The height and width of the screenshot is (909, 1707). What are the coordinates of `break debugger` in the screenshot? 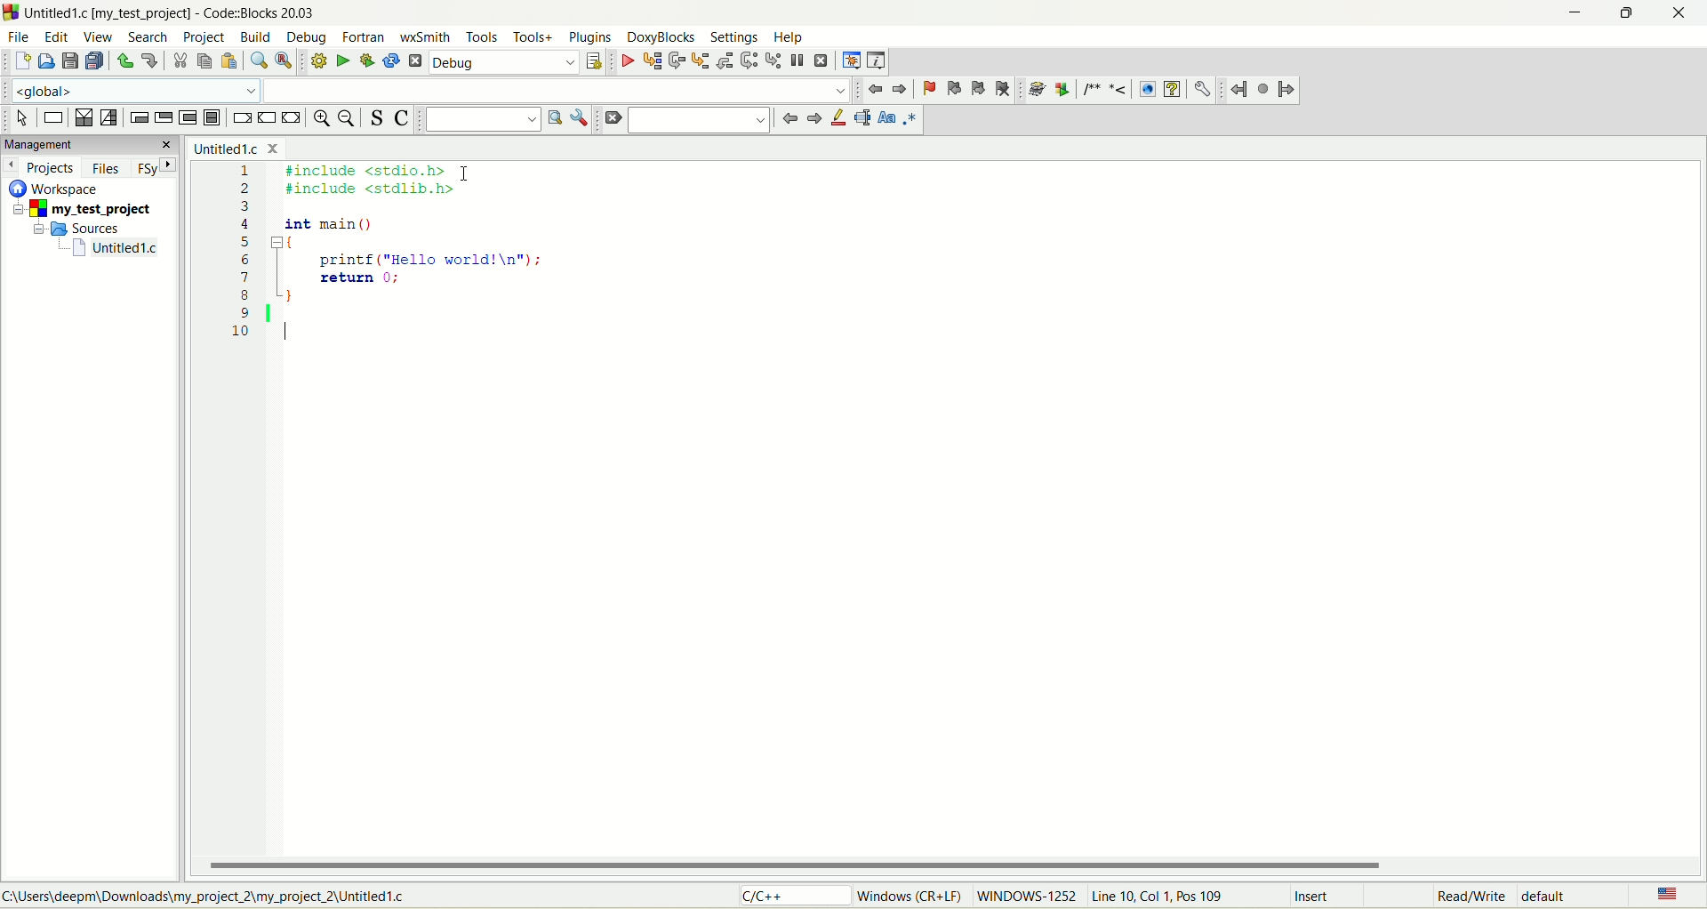 It's located at (797, 61).